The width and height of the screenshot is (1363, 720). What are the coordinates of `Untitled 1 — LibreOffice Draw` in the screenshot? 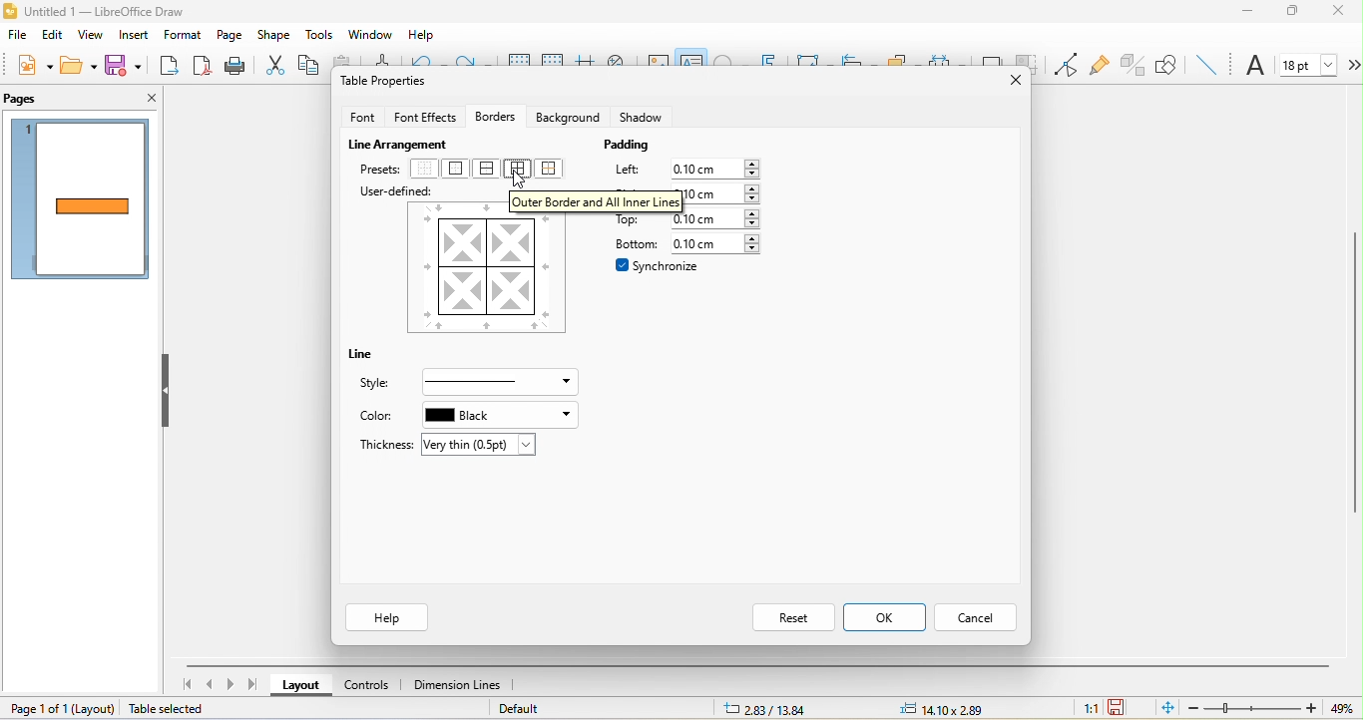 It's located at (94, 10).